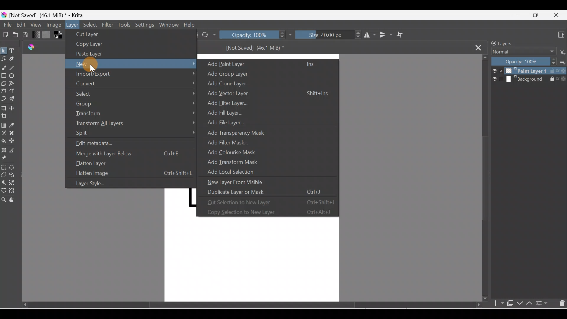 The height and width of the screenshot is (319, 567). What do you see at coordinates (51, 14) in the screenshot?
I see `[Not Saved] (46 1 MiB) * - Krita` at bounding box center [51, 14].